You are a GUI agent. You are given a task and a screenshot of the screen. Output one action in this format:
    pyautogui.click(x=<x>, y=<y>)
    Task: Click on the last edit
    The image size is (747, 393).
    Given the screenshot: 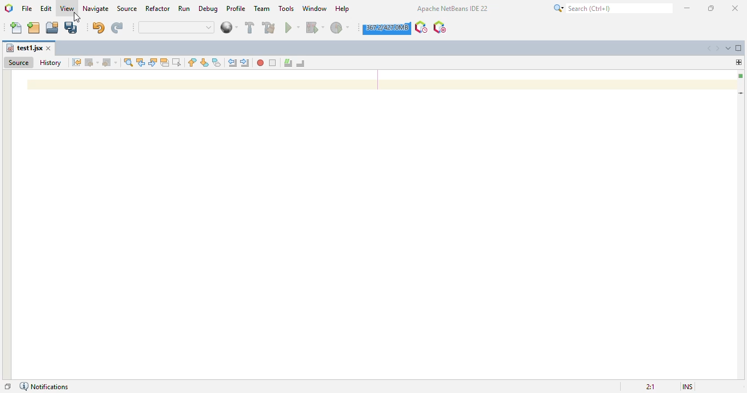 What is the action you would take?
    pyautogui.click(x=76, y=62)
    